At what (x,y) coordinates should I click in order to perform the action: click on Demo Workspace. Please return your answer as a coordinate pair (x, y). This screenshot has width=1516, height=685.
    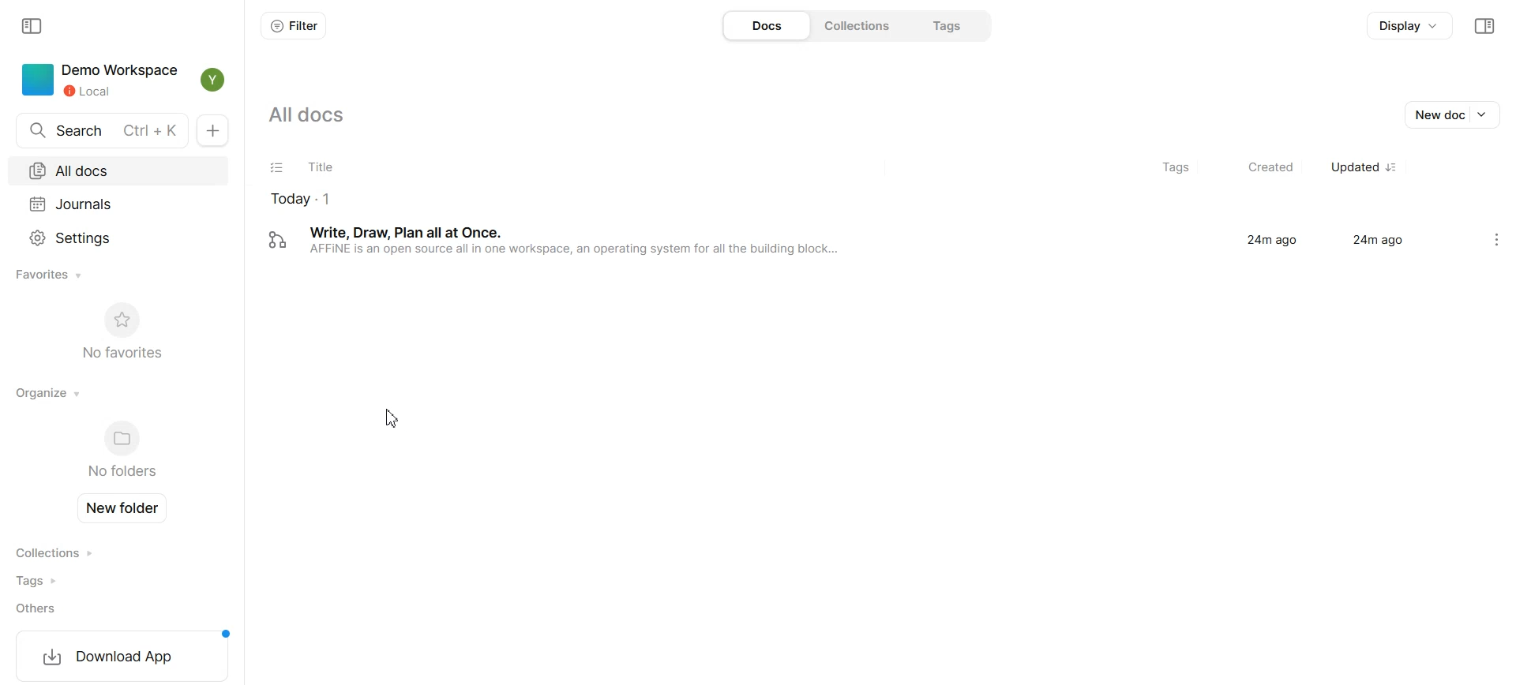
    Looking at the image, I should click on (97, 80).